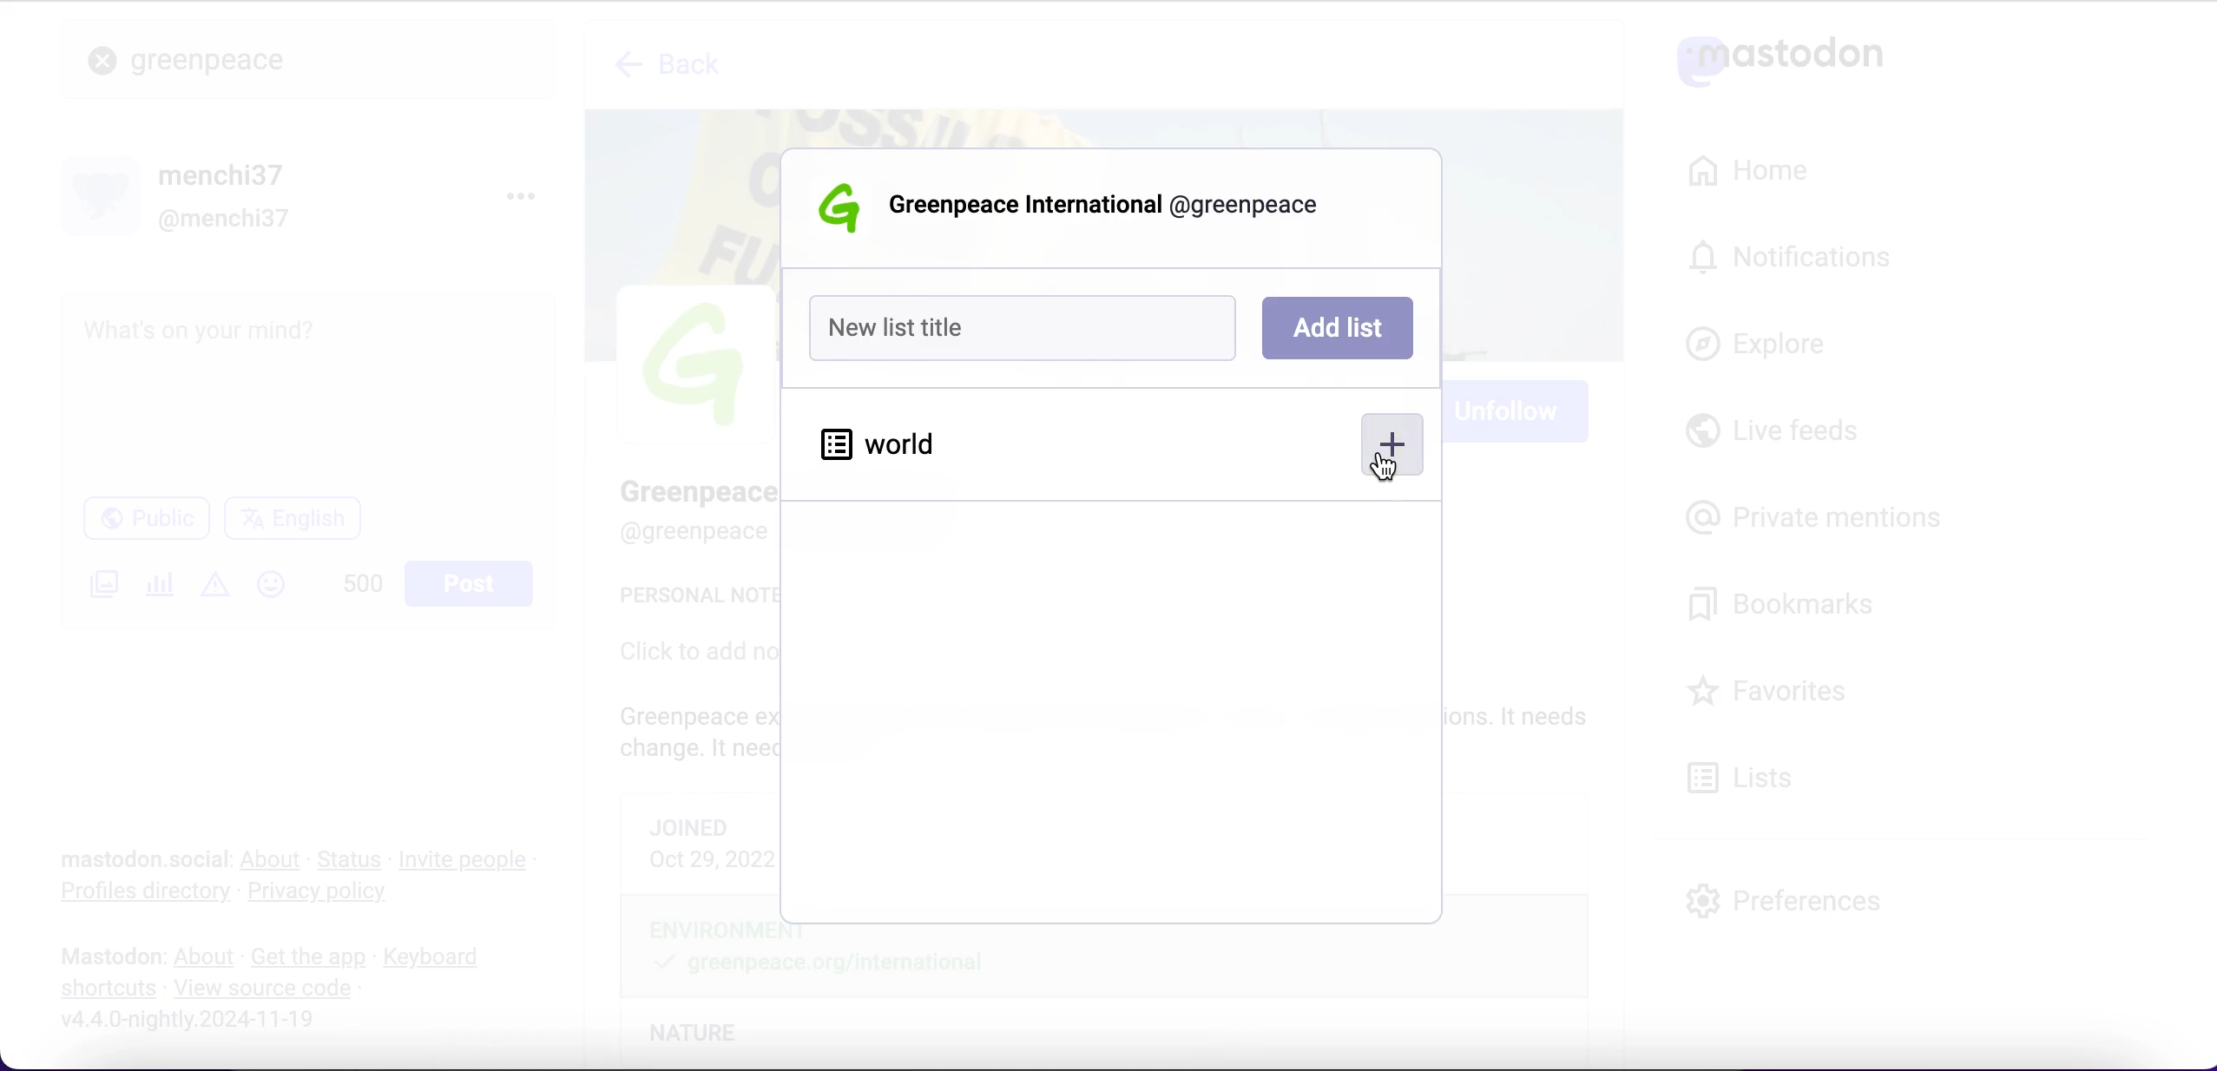  I want to click on Greenpeace logo, so click(844, 207).